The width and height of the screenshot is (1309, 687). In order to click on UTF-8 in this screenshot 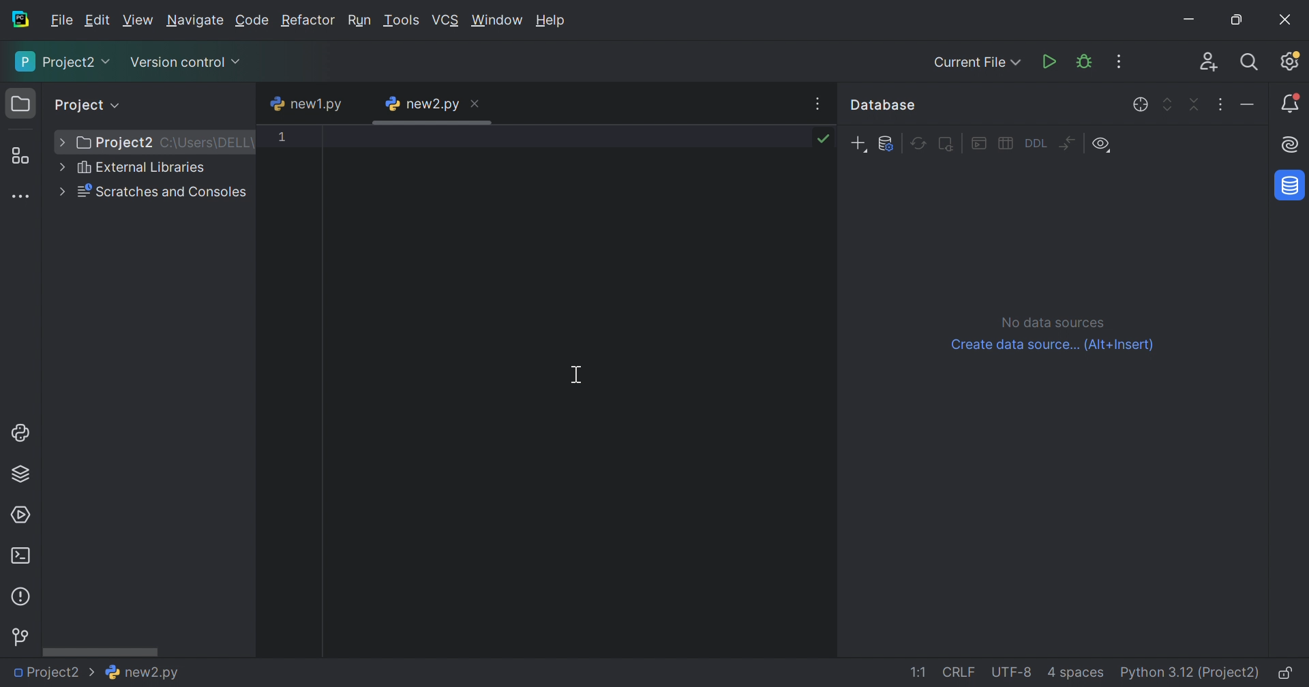, I will do `click(1012, 672)`.